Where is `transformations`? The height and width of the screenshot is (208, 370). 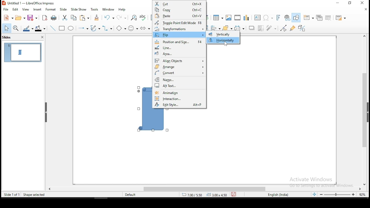
transformations is located at coordinates (179, 29).